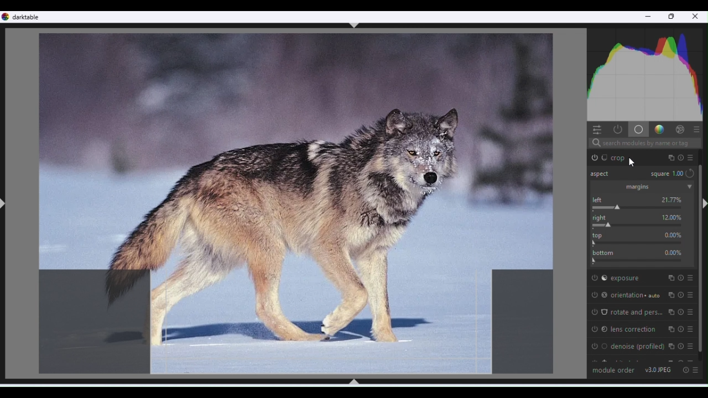  Describe the element at coordinates (673, 17) in the screenshot. I see `Restore` at that location.